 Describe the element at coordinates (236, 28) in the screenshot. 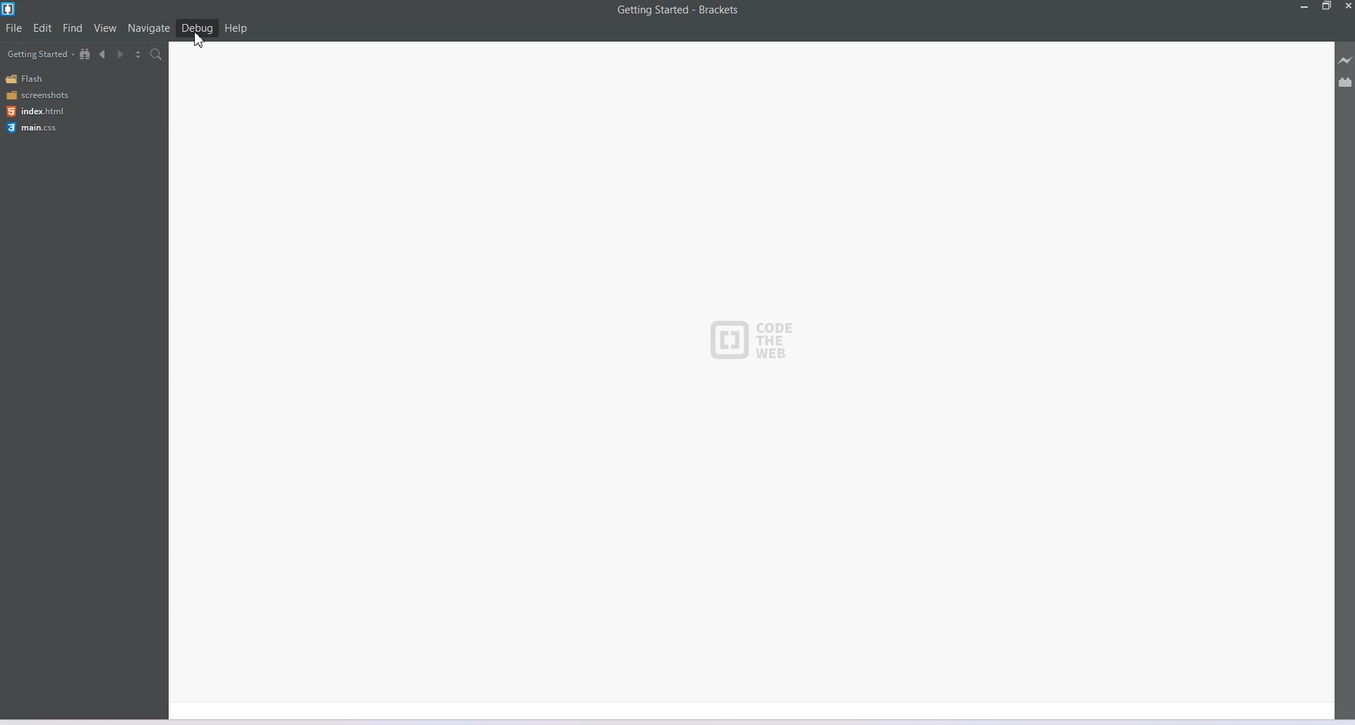

I see `Help` at that location.